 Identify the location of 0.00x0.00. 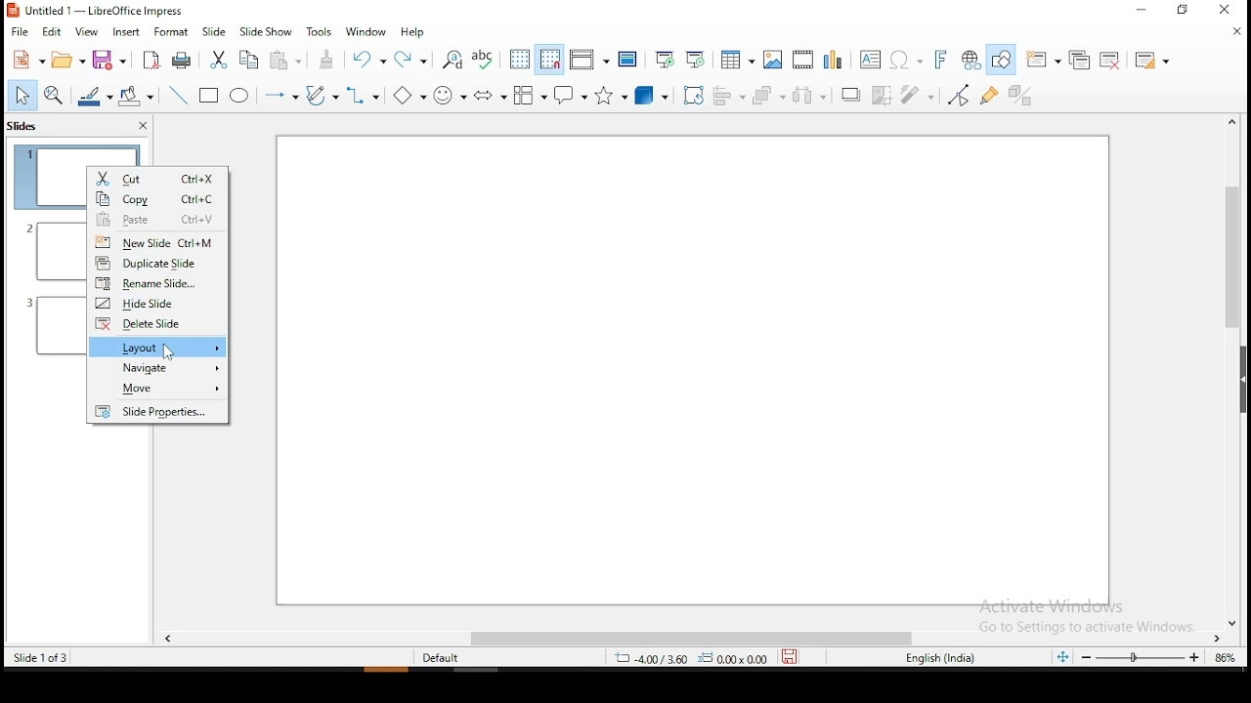
(734, 659).